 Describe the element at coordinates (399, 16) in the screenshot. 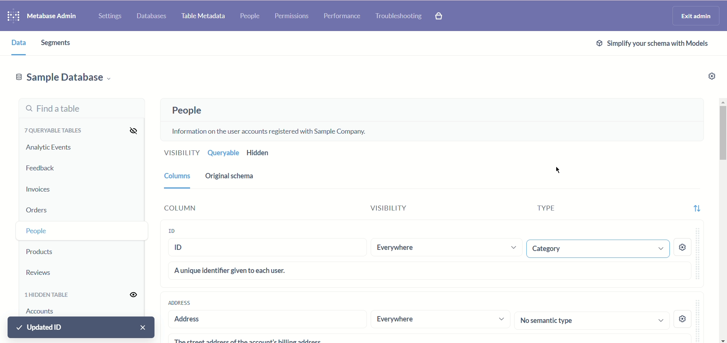

I see `Troubleshooting` at that location.